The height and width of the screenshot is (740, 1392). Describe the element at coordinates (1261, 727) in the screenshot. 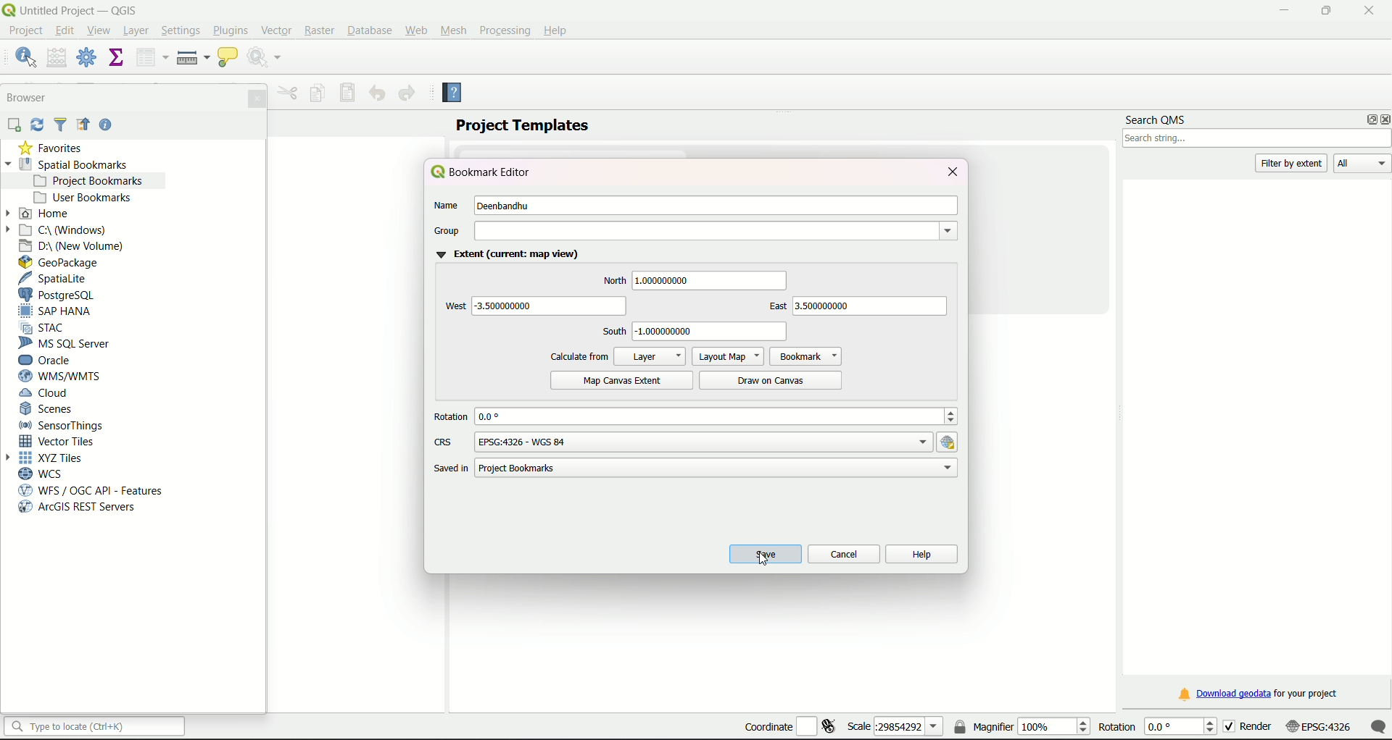

I see `render` at that location.